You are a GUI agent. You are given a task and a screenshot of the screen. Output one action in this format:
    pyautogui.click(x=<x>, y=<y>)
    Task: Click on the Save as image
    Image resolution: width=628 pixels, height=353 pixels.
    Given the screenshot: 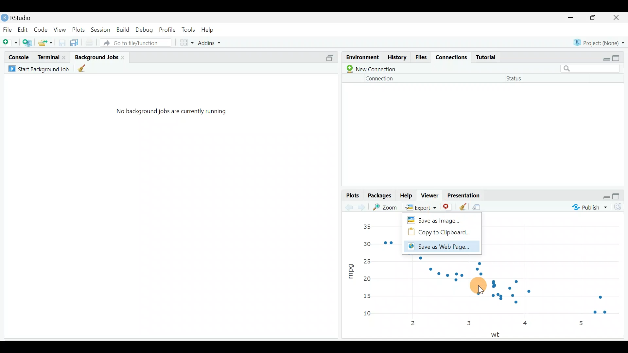 What is the action you would take?
    pyautogui.click(x=440, y=219)
    